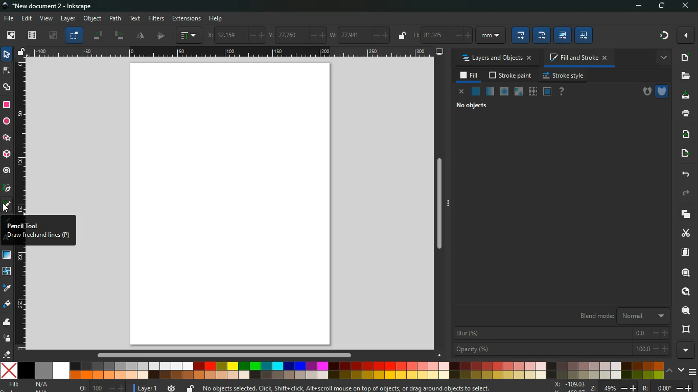 The width and height of the screenshot is (698, 392). What do you see at coordinates (562, 349) in the screenshot?
I see `opacity` at bounding box center [562, 349].